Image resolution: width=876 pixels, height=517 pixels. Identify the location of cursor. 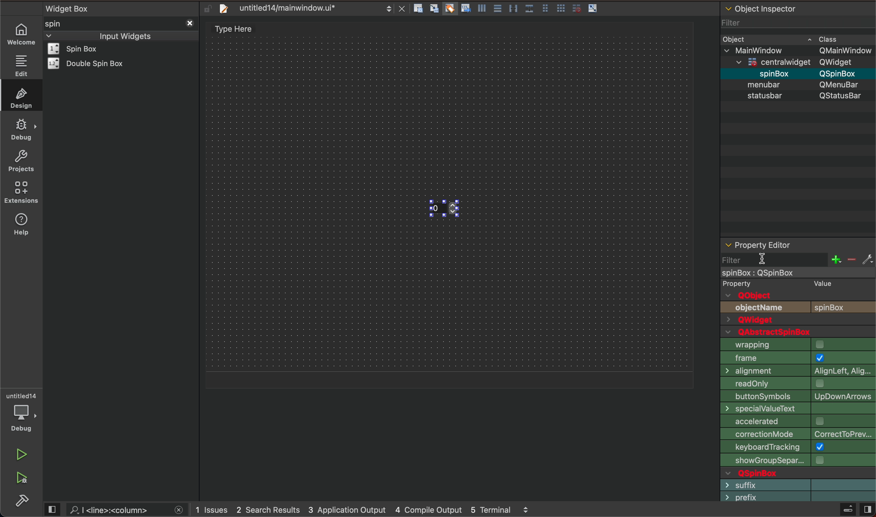
(762, 258).